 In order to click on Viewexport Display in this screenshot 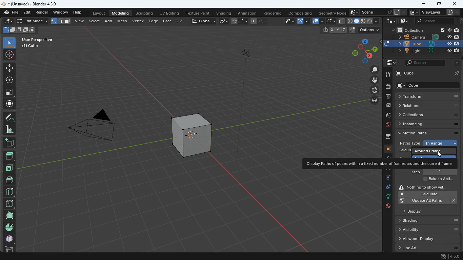, I will do `click(425, 238)`.